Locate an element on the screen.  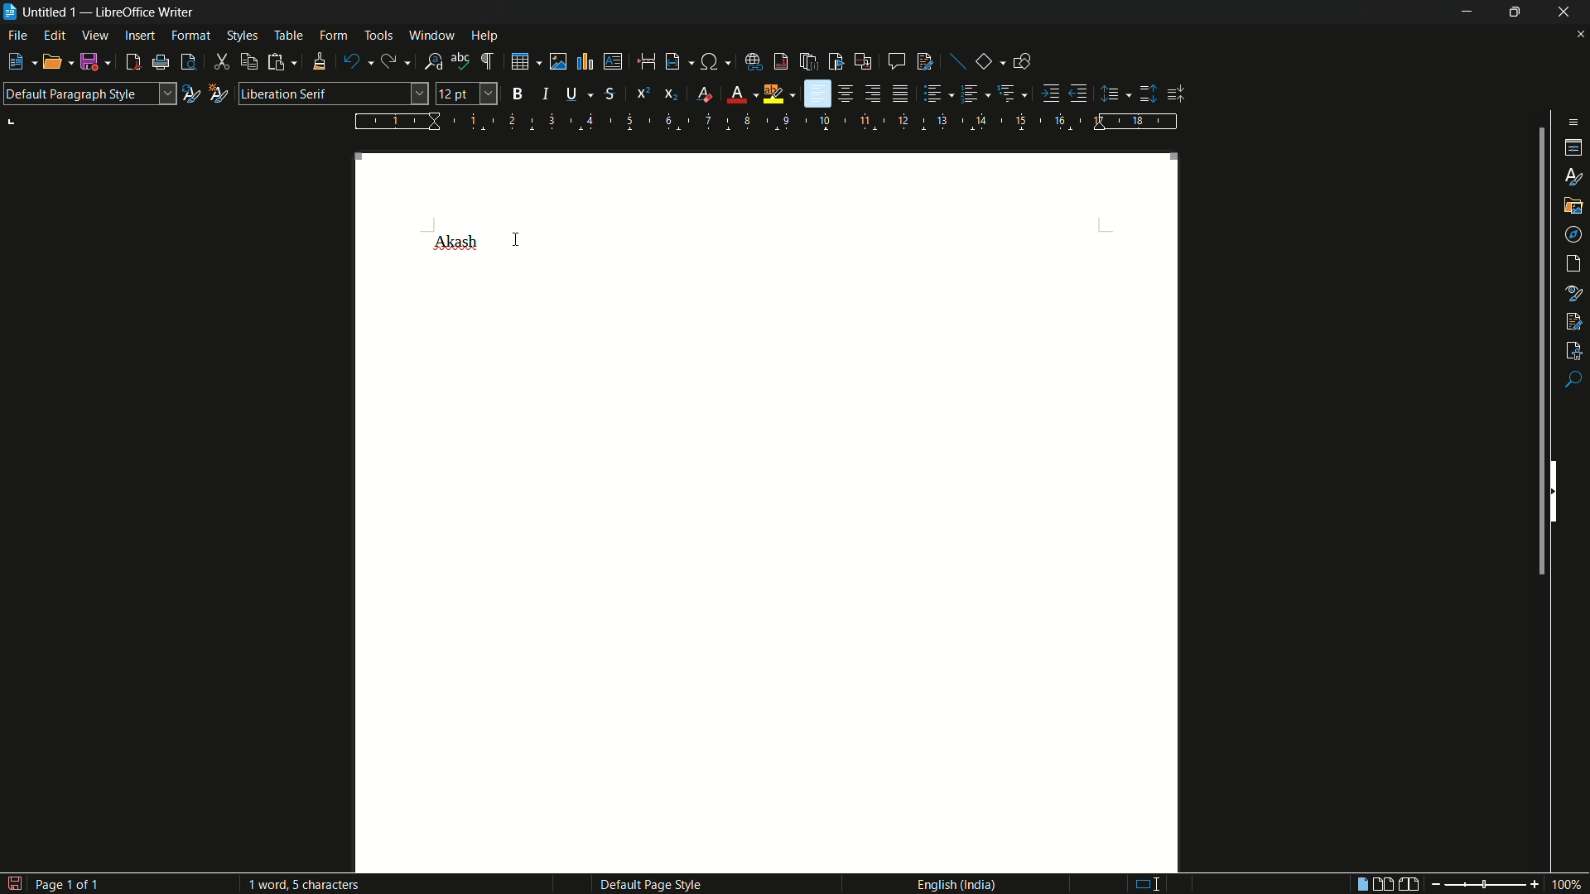
insert end note is located at coordinates (811, 63).